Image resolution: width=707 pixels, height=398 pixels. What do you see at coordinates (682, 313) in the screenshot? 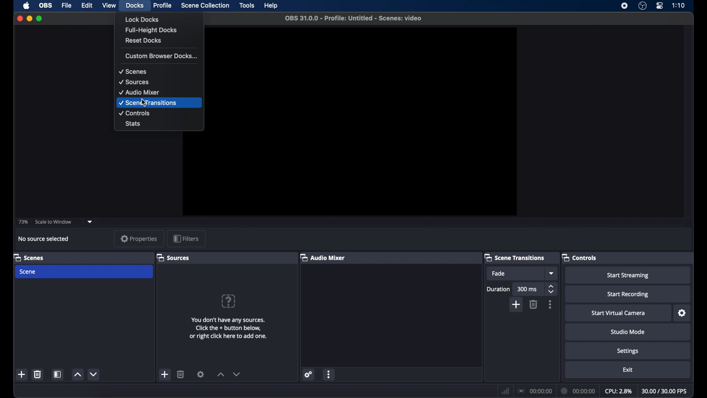
I see `settings` at bounding box center [682, 313].